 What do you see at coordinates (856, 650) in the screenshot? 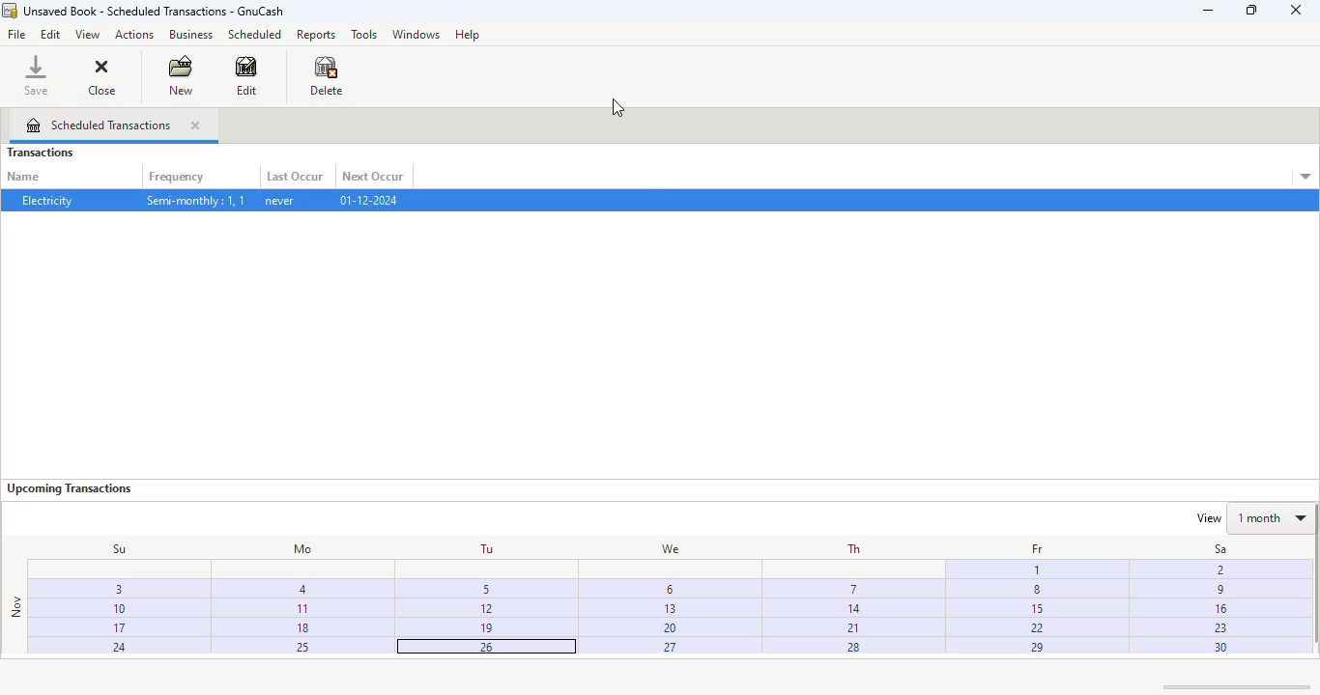
I see `28` at bounding box center [856, 650].